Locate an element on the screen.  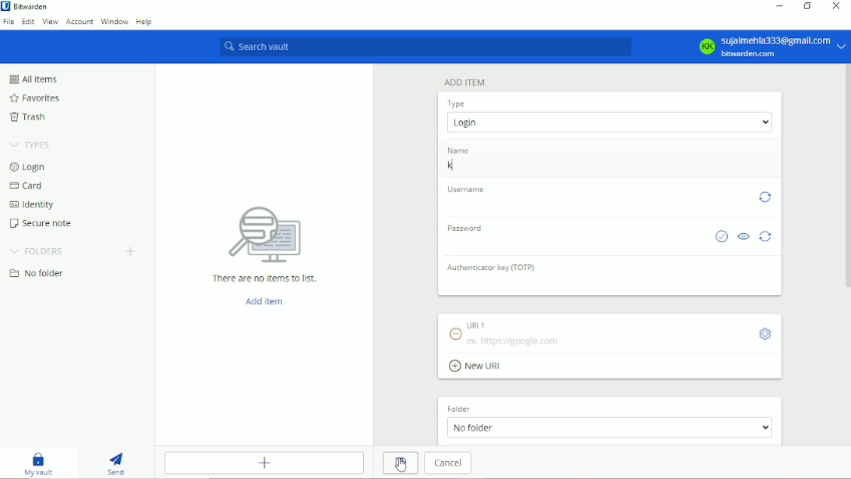
Edit is located at coordinates (27, 23).